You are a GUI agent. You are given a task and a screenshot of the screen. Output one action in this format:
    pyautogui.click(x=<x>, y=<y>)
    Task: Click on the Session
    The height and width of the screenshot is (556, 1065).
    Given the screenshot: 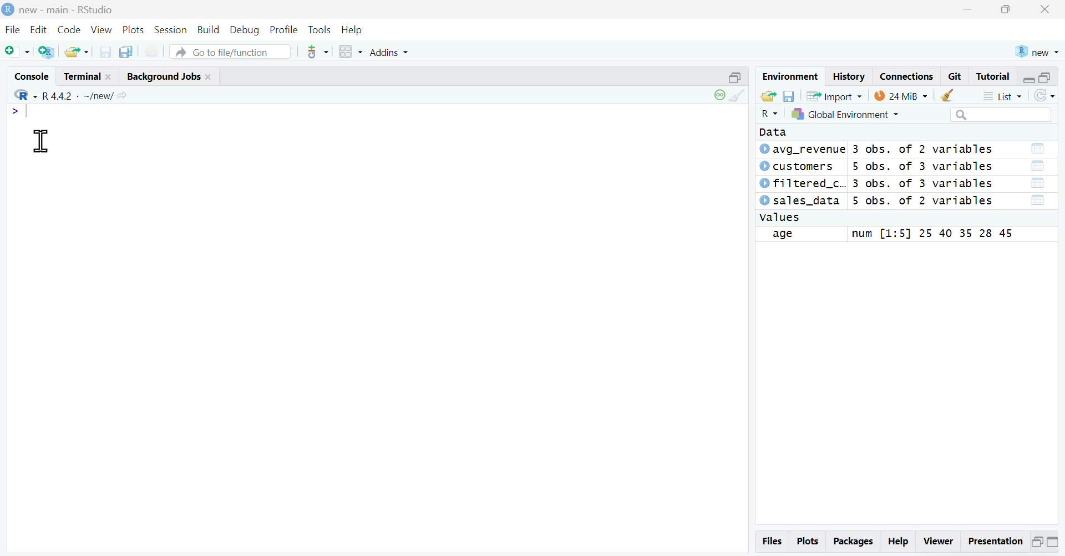 What is the action you would take?
    pyautogui.click(x=171, y=29)
    